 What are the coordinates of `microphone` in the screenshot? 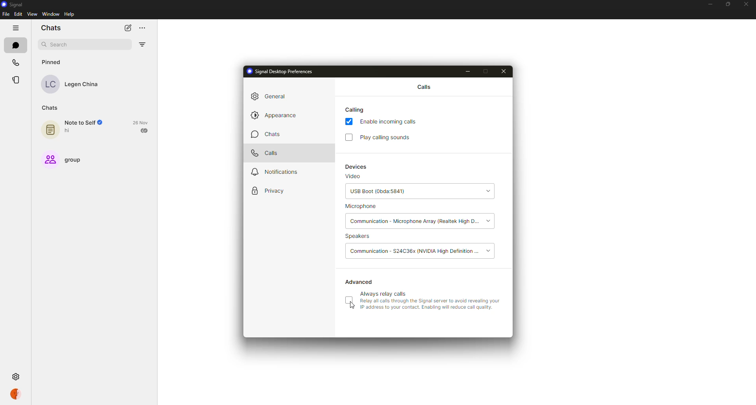 It's located at (361, 207).